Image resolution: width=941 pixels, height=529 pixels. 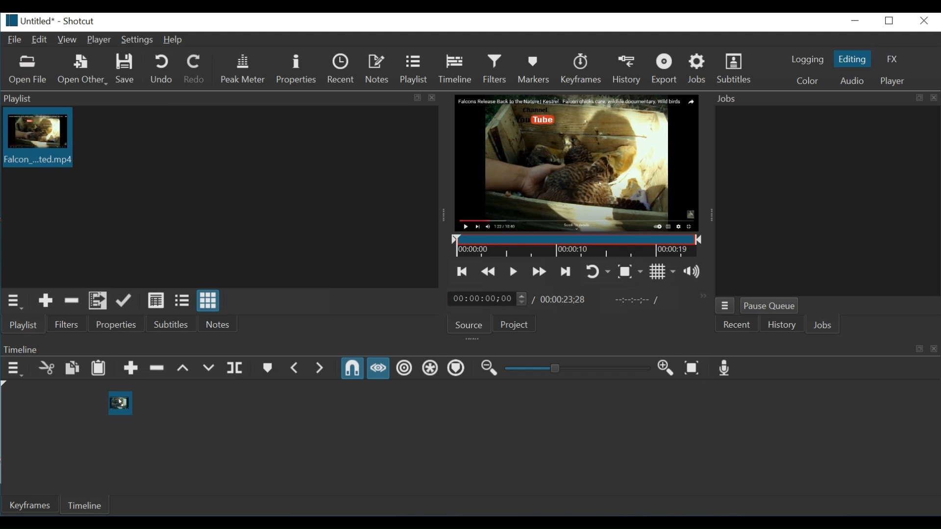 What do you see at coordinates (769, 306) in the screenshot?
I see `Pause Queue` at bounding box center [769, 306].